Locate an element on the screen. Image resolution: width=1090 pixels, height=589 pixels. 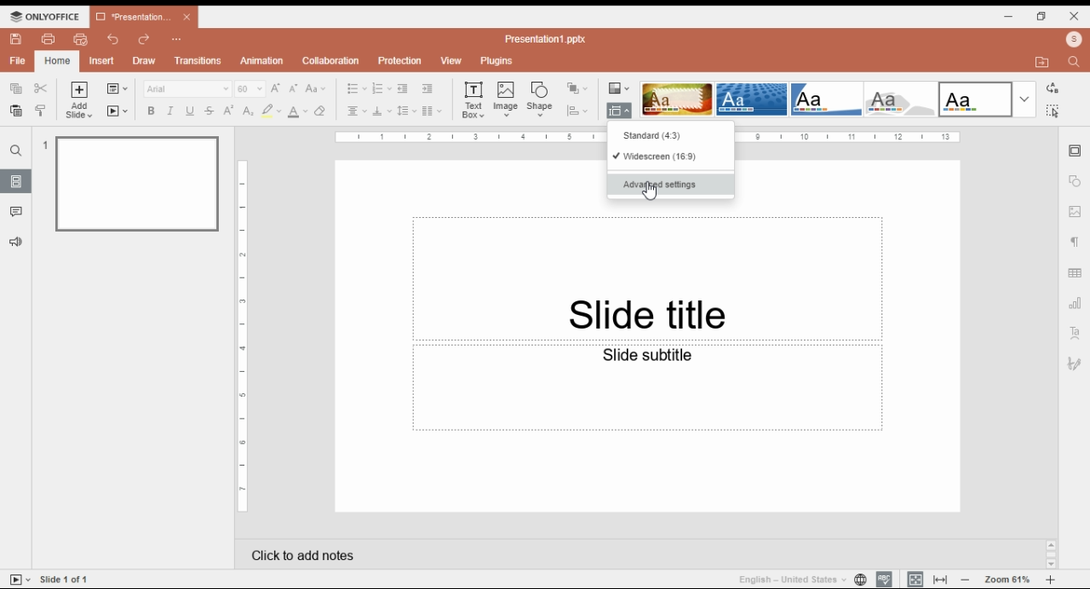
collaboration is located at coordinates (330, 60).